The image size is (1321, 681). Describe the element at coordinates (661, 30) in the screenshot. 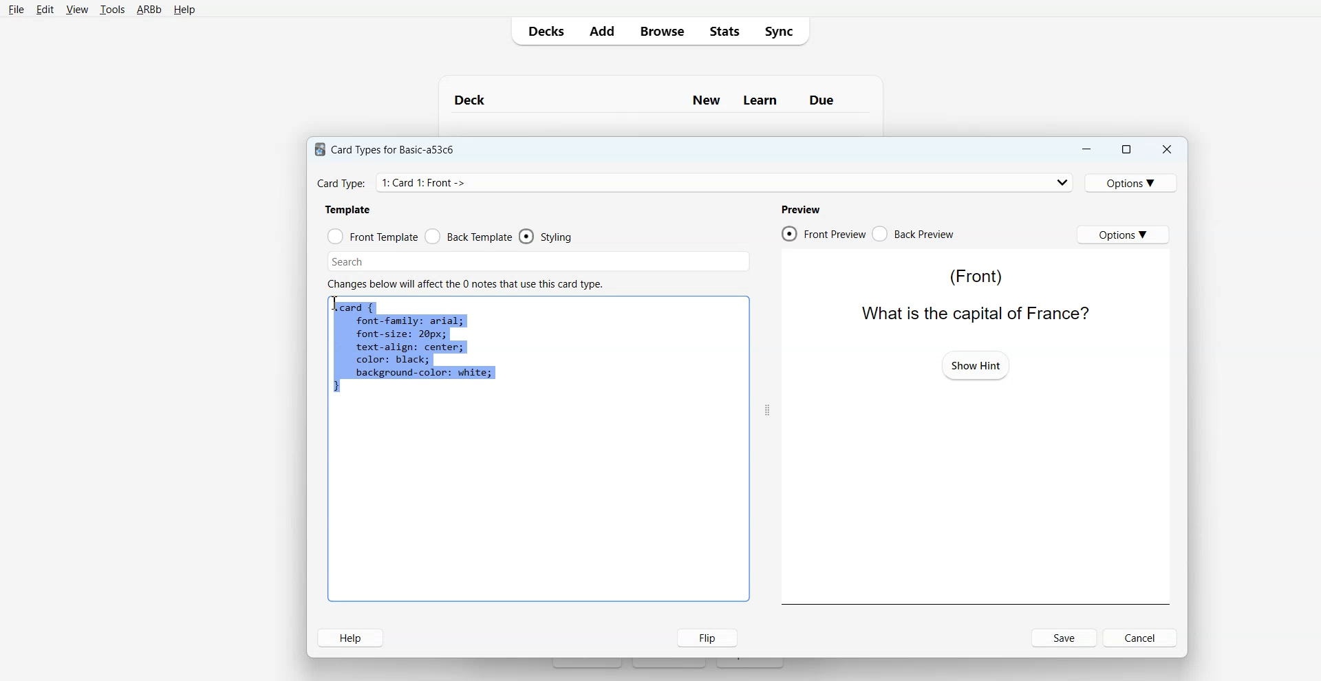

I see `Browse` at that location.